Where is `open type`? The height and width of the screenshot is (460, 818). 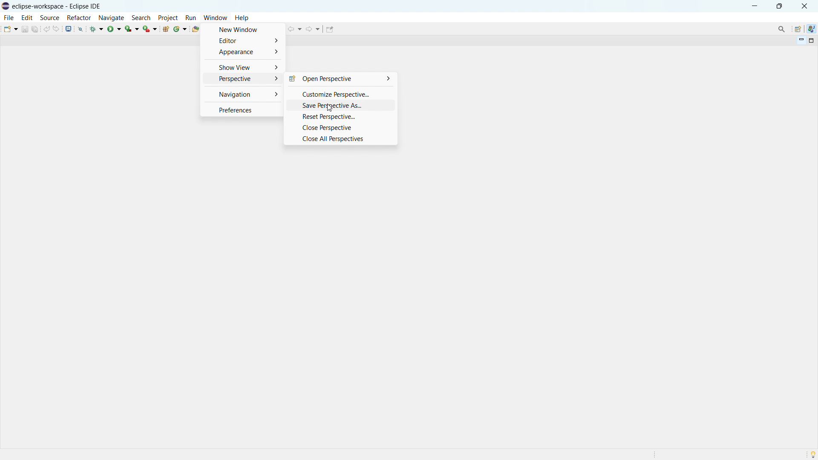
open type is located at coordinates (195, 29).